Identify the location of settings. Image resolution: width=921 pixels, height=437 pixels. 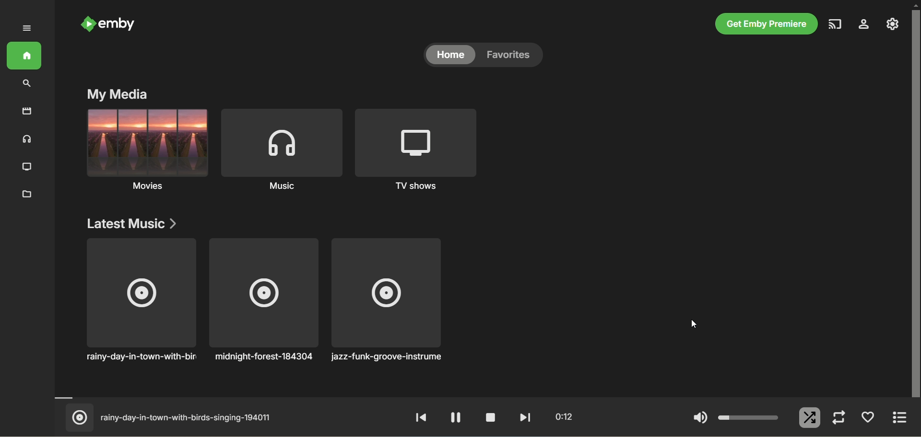
(865, 25).